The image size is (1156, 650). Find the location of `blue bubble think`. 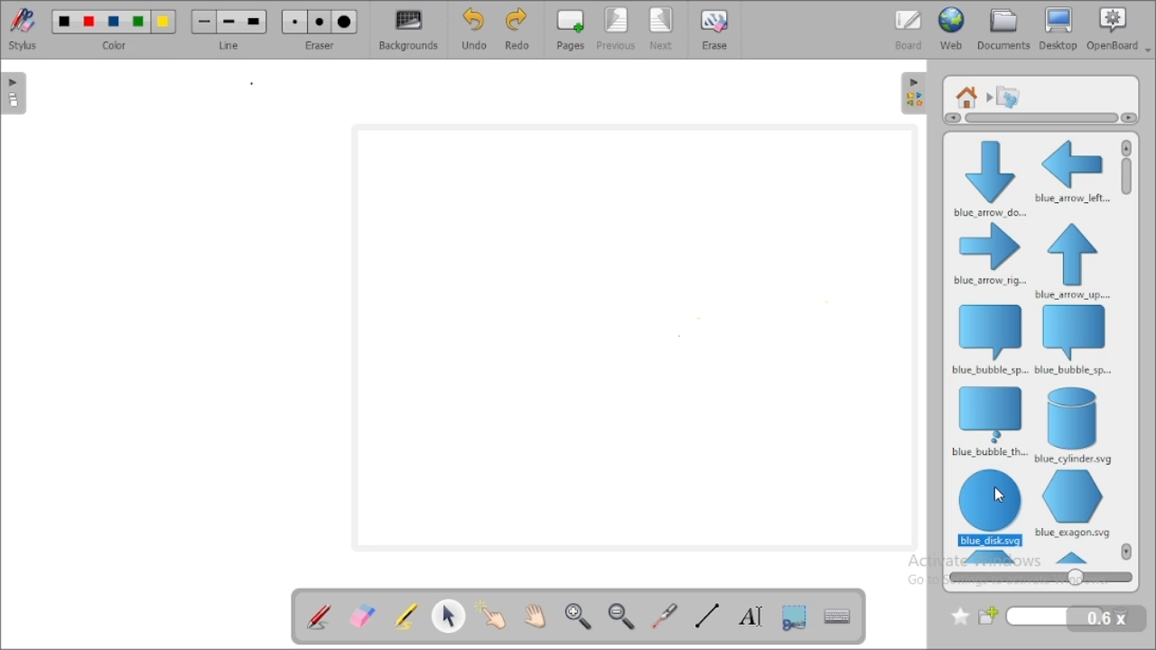

blue bubble think is located at coordinates (988, 422).